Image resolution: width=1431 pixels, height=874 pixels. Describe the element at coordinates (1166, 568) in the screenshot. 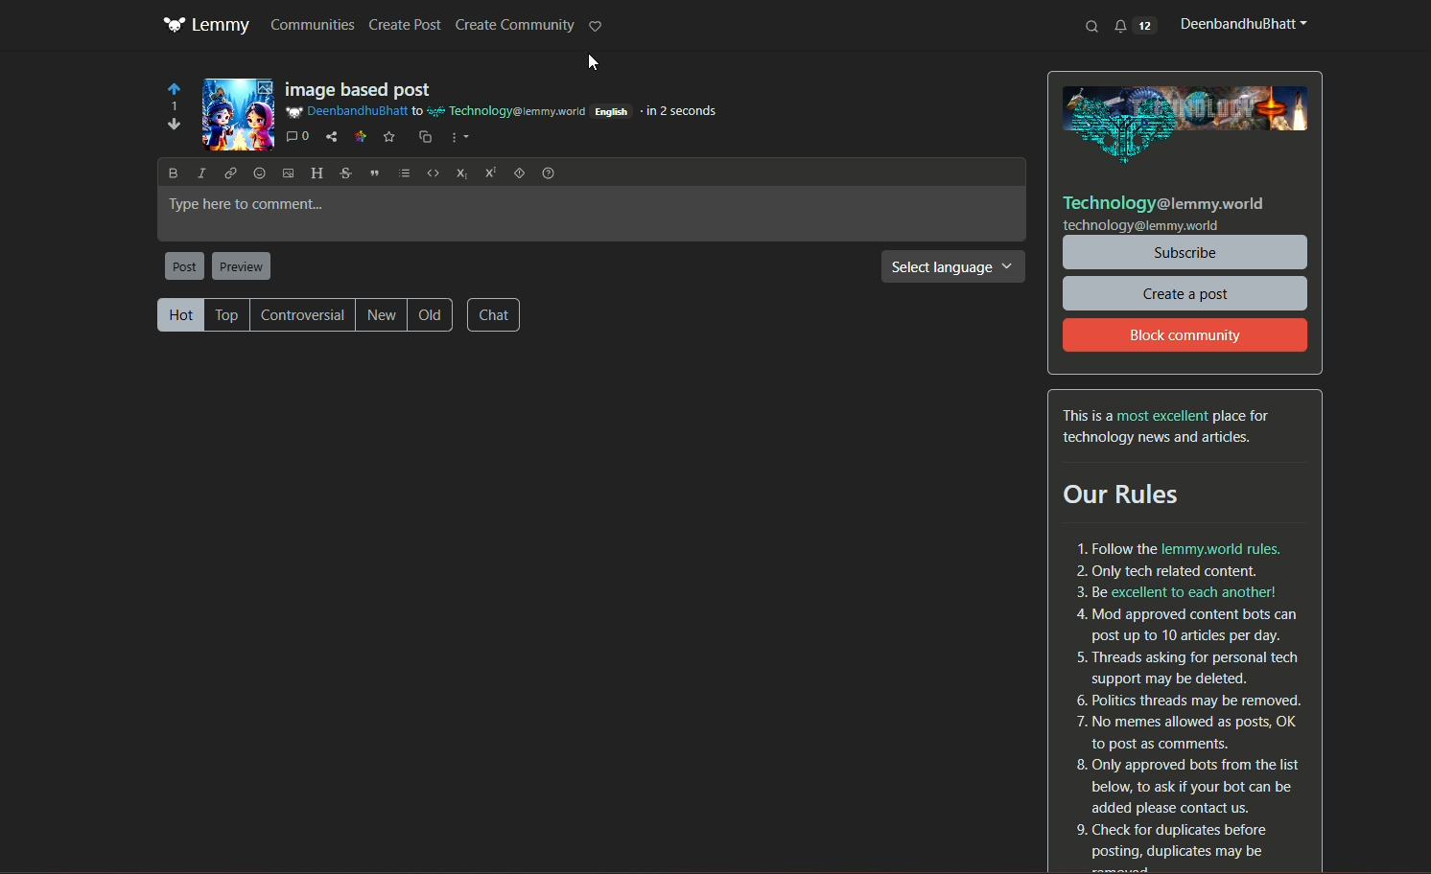

I see `2. Only tech related content.` at that location.